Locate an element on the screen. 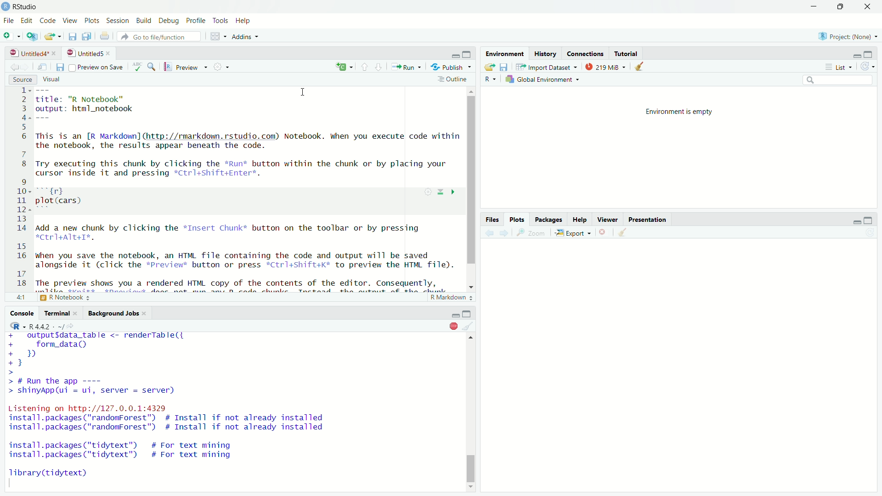 This screenshot has width=882, height=496. show document outline is located at coordinates (453, 80).